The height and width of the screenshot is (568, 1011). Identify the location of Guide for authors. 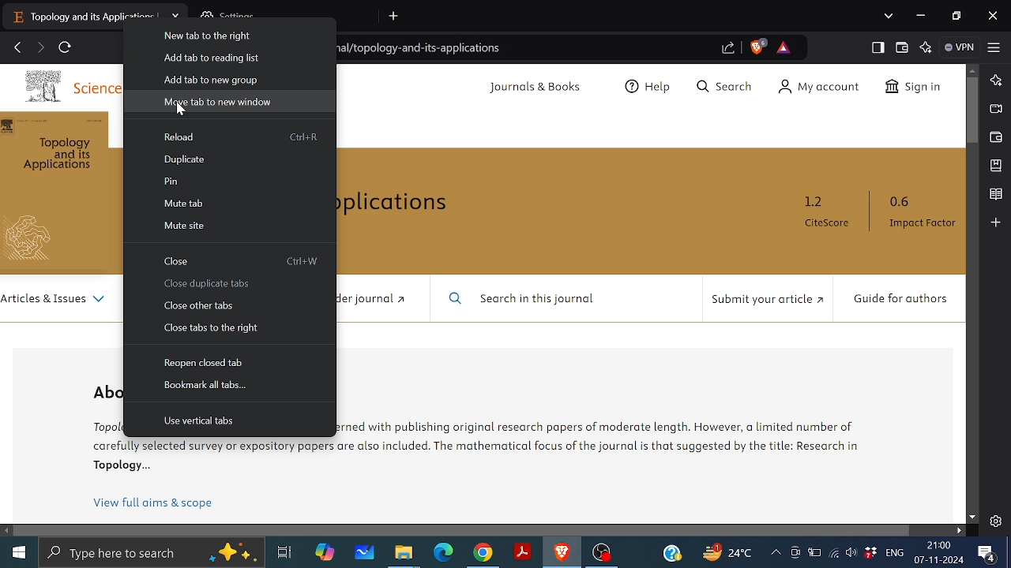
(898, 298).